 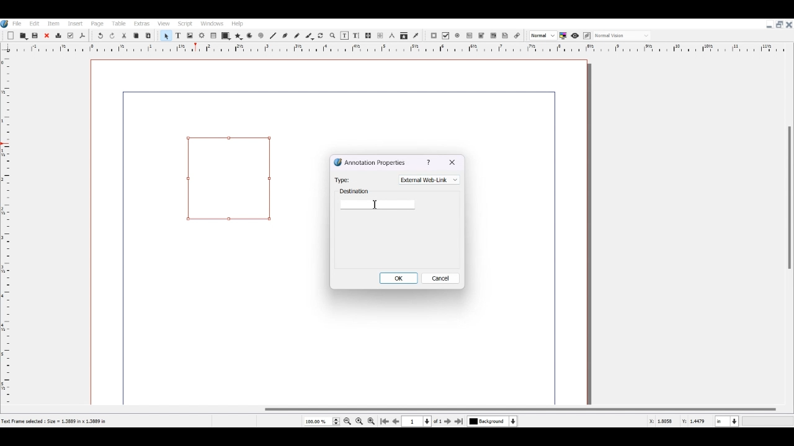 What do you see at coordinates (458, 36) in the screenshot?
I see `PDF Radio Button ` at bounding box center [458, 36].